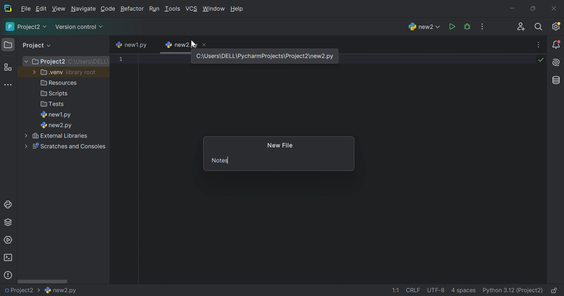 The width and height of the screenshot is (564, 296). What do you see at coordinates (70, 147) in the screenshot?
I see `Scratches and consoles` at bounding box center [70, 147].